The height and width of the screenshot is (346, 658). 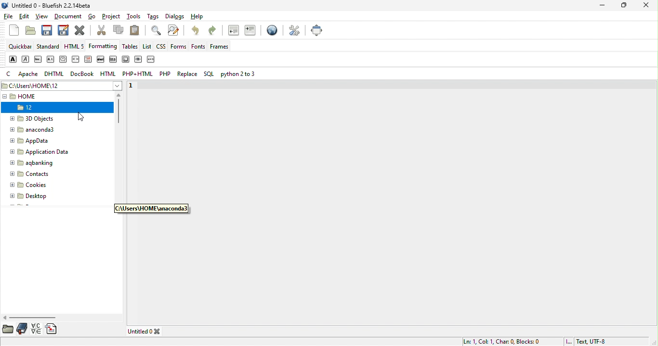 What do you see at coordinates (131, 47) in the screenshot?
I see `tables` at bounding box center [131, 47].